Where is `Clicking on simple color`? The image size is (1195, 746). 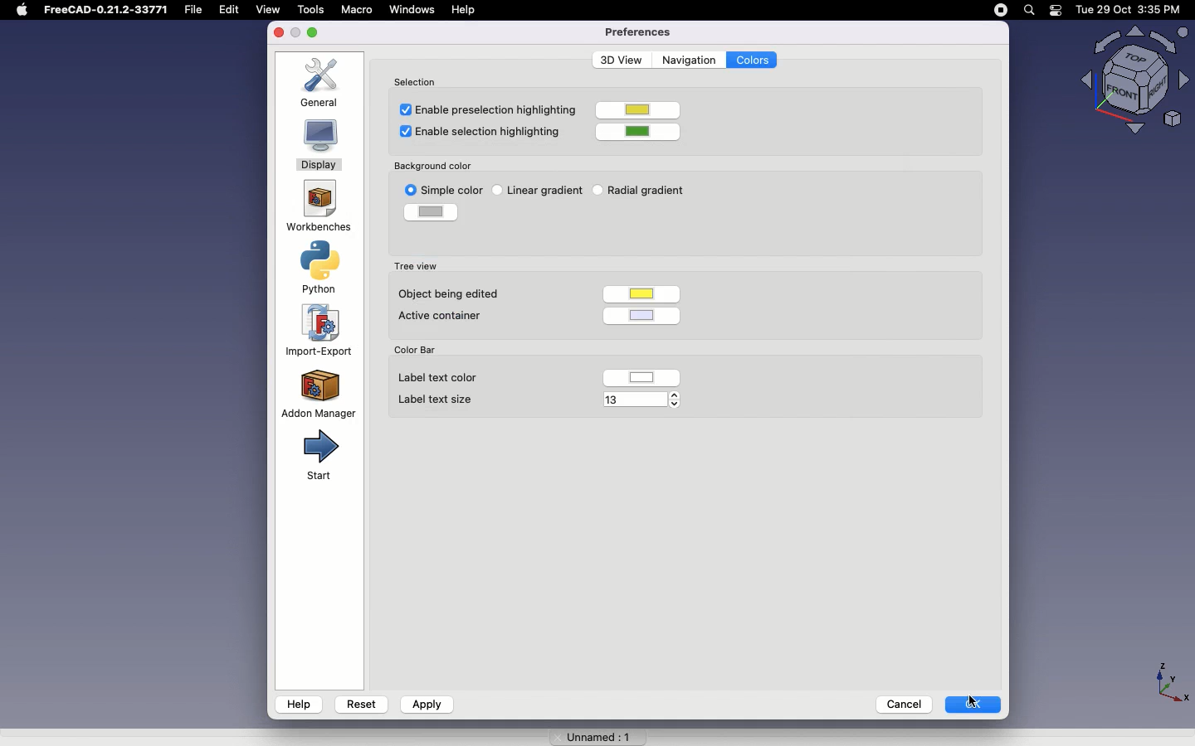
Clicking on simple color is located at coordinates (451, 191).